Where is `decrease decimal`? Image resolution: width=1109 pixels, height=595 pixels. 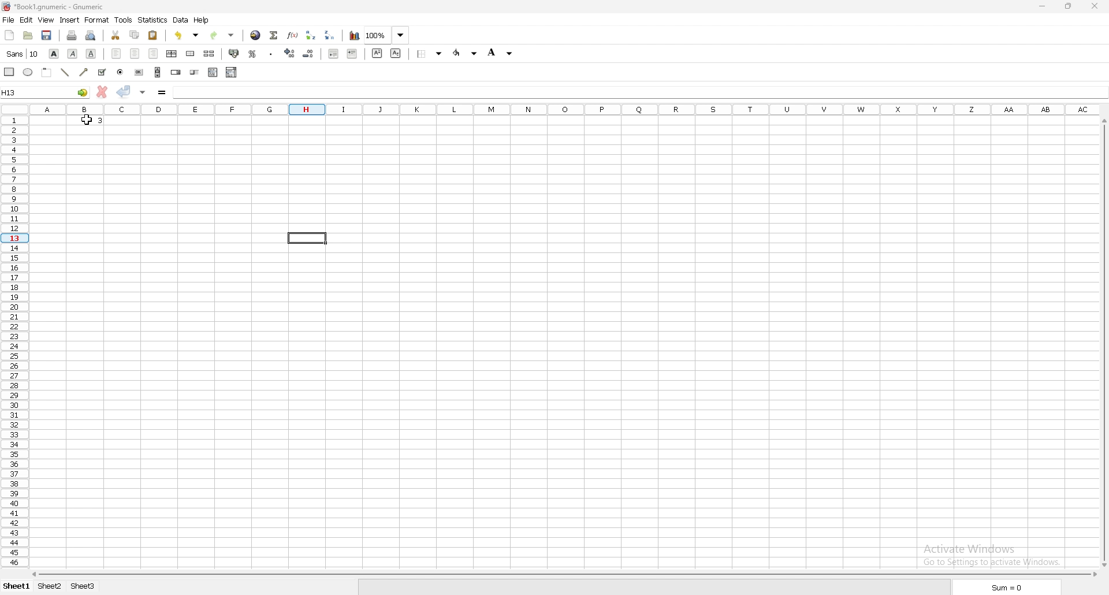
decrease decimal is located at coordinates (307, 54).